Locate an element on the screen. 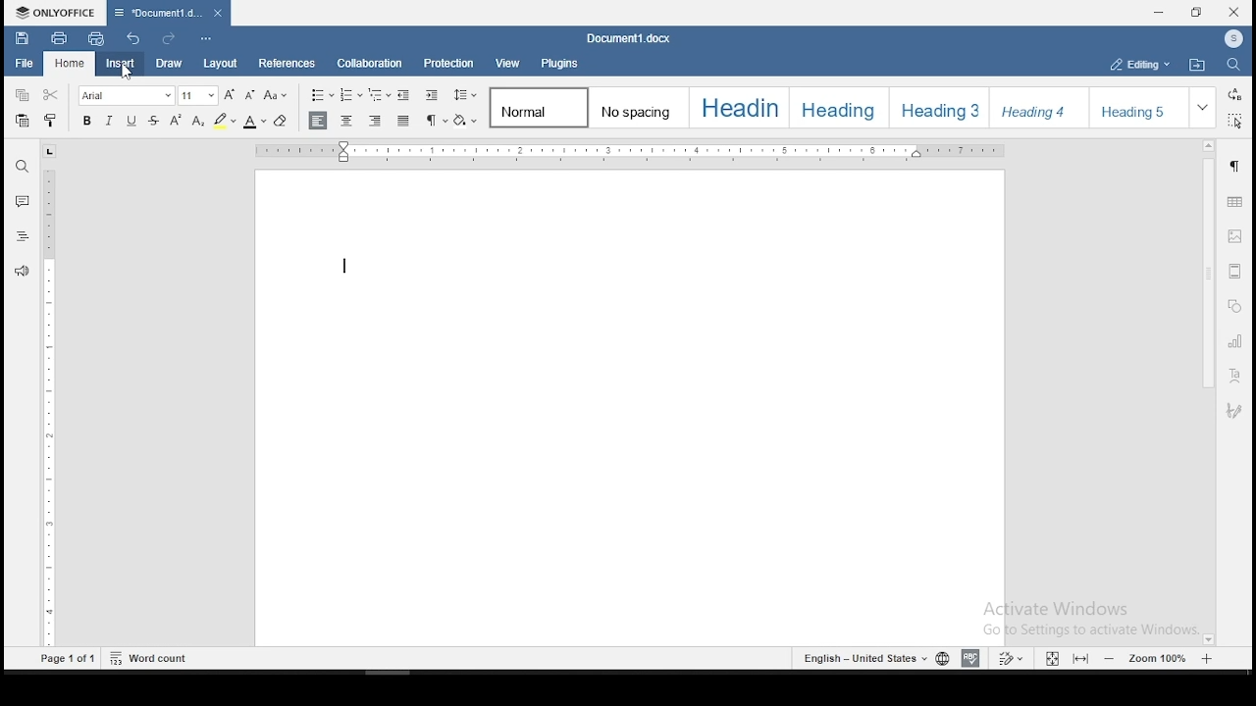  CURSOR is located at coordinates (127, 75).